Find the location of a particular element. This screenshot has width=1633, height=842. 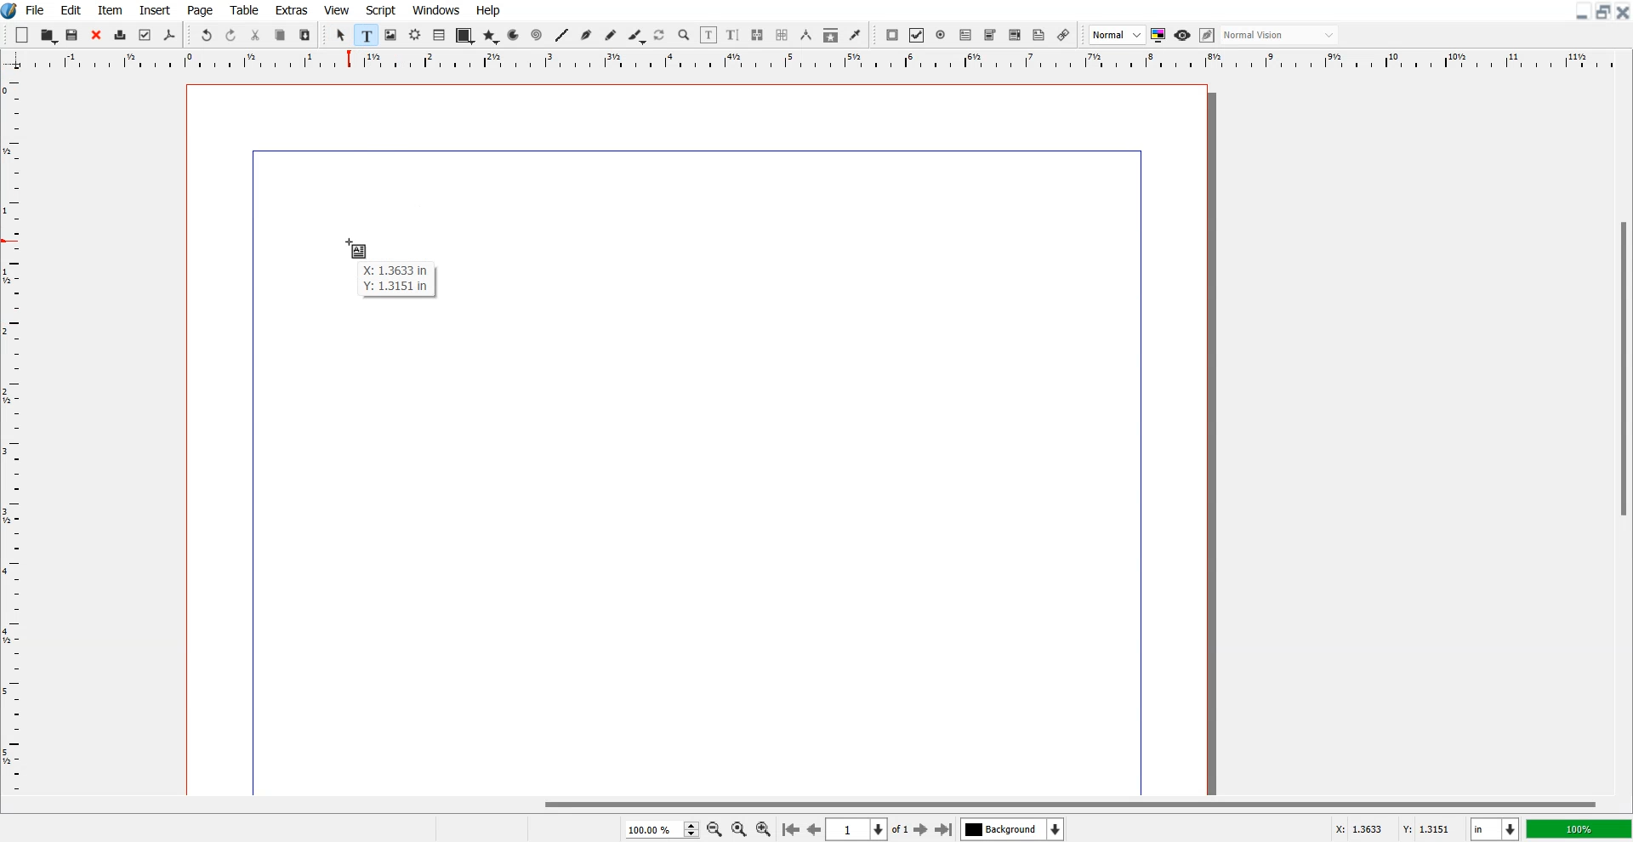

Edit content of frame is located at coordinates (708, 35).